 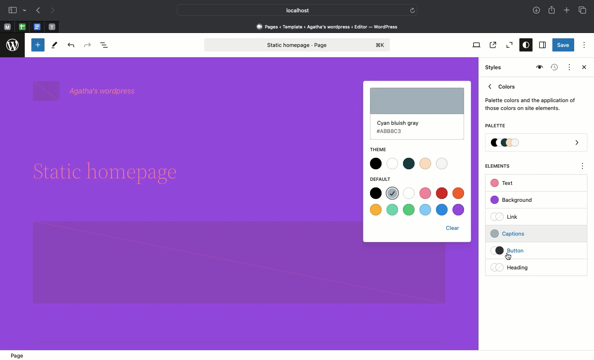 I want to click on Document overview, so click(x=106, y=46).